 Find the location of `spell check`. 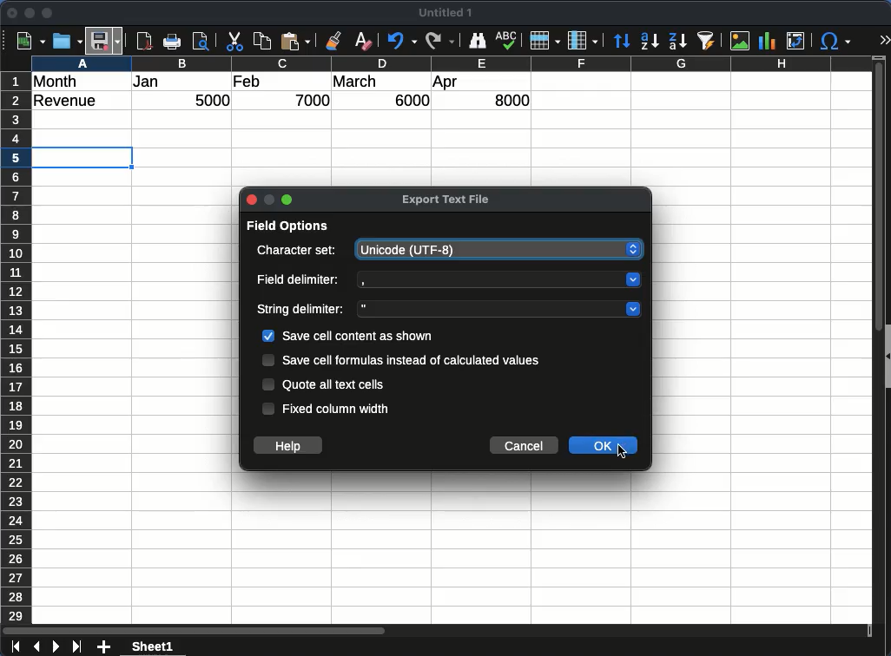

spell check is located at coordinates (507, 42).